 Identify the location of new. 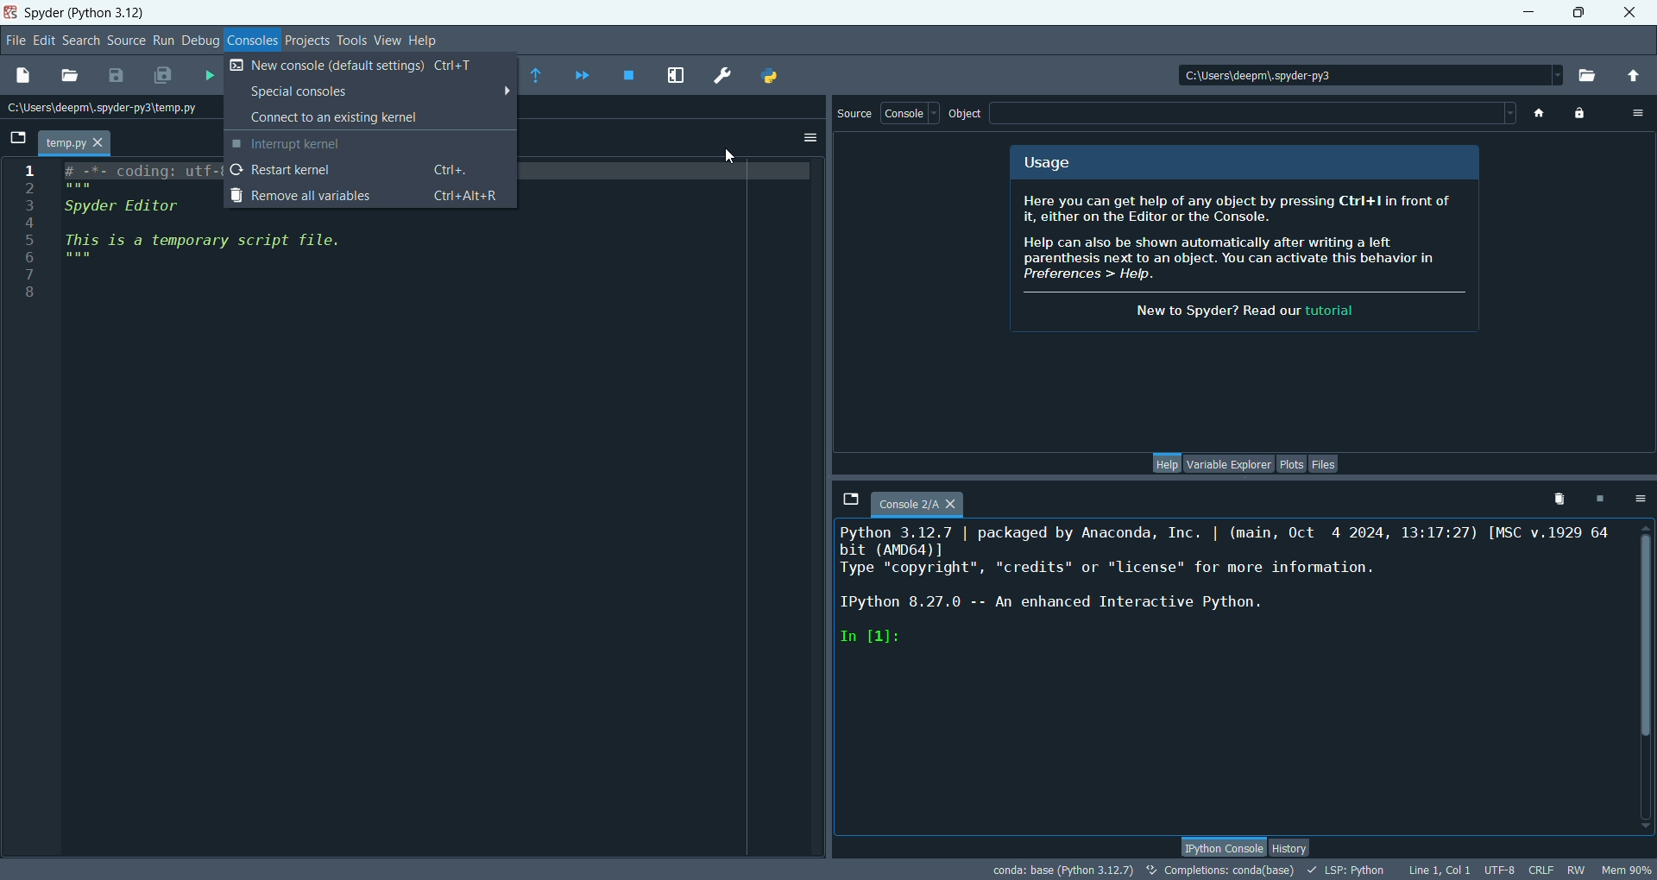
(25, 74).